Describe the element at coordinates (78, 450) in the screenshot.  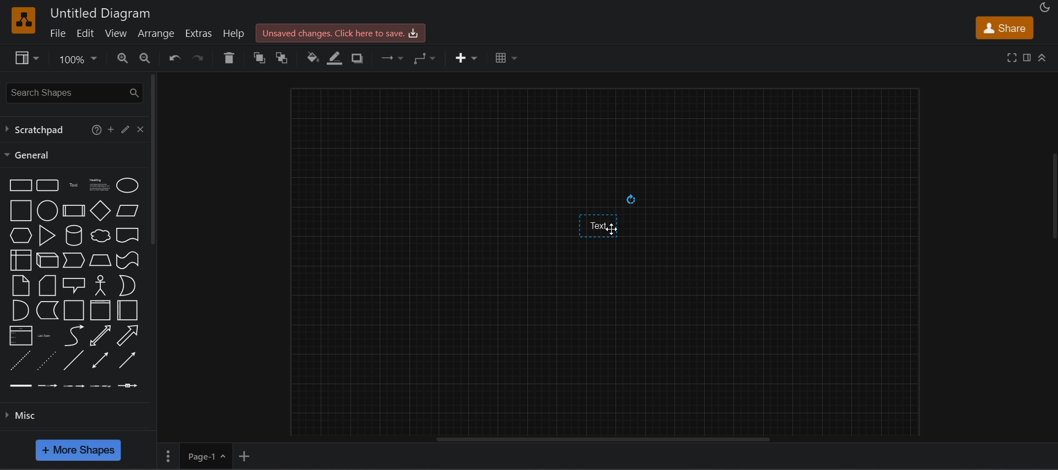
I see `more shapes` at that location.